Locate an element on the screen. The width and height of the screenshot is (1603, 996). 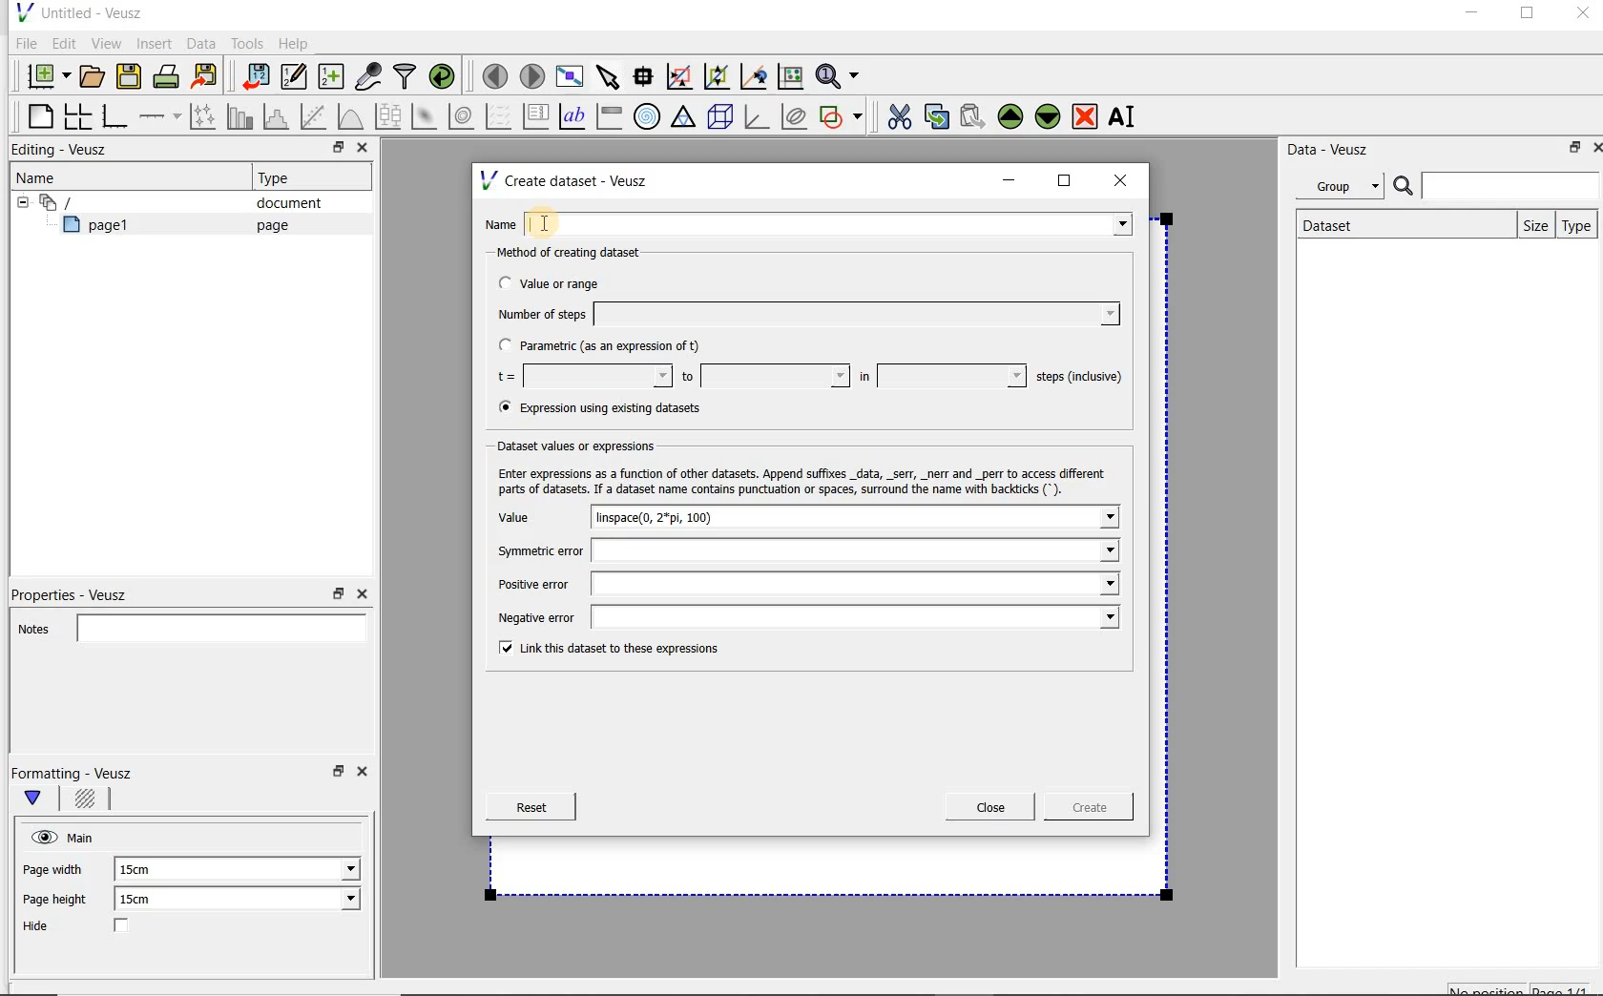
Dataset values or expressions is located at coordinates (586, 446).